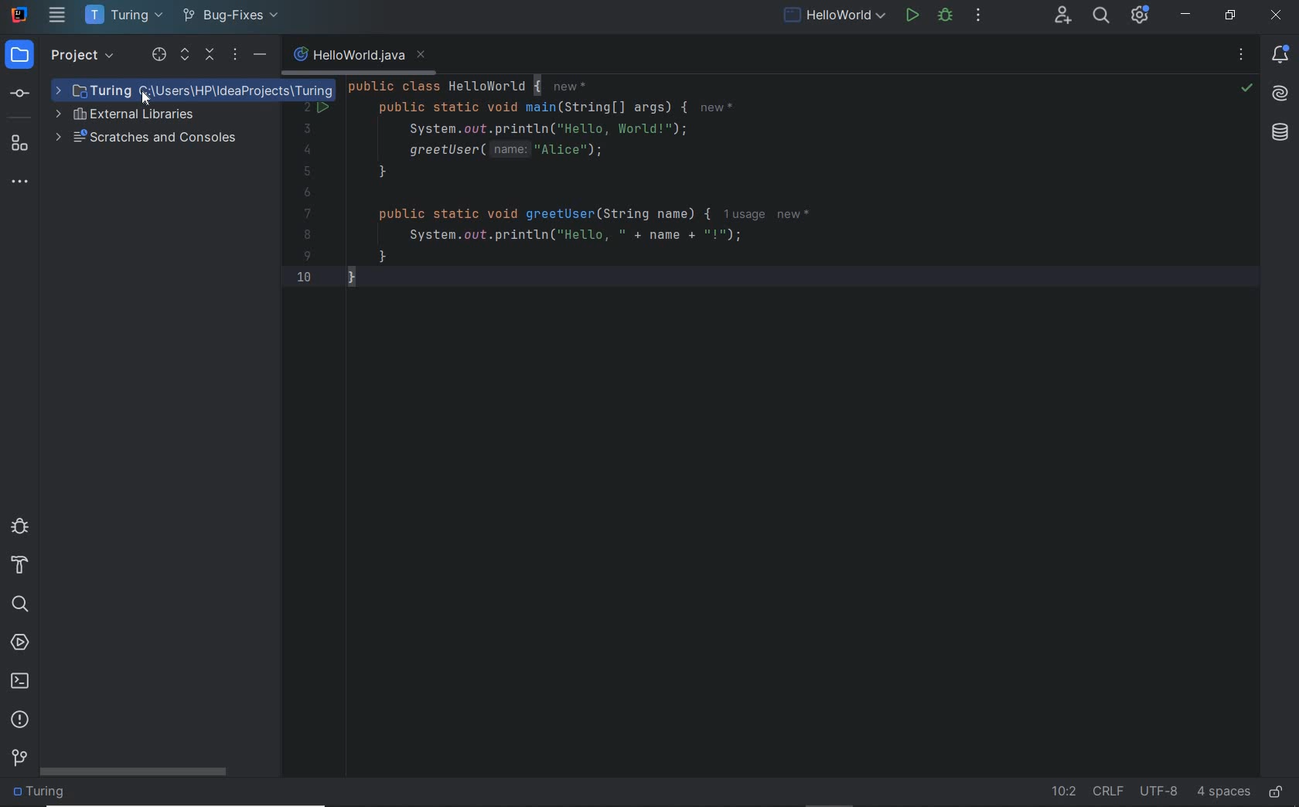 The image size is (1299, 807). I want to click on file encoding, so click(1160, 792).